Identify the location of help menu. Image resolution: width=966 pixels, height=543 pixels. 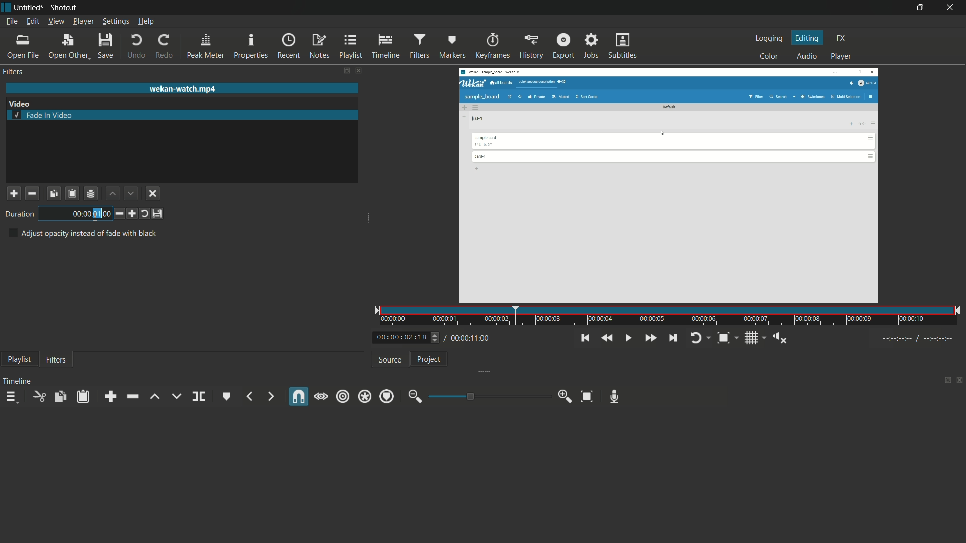
(147, 21).